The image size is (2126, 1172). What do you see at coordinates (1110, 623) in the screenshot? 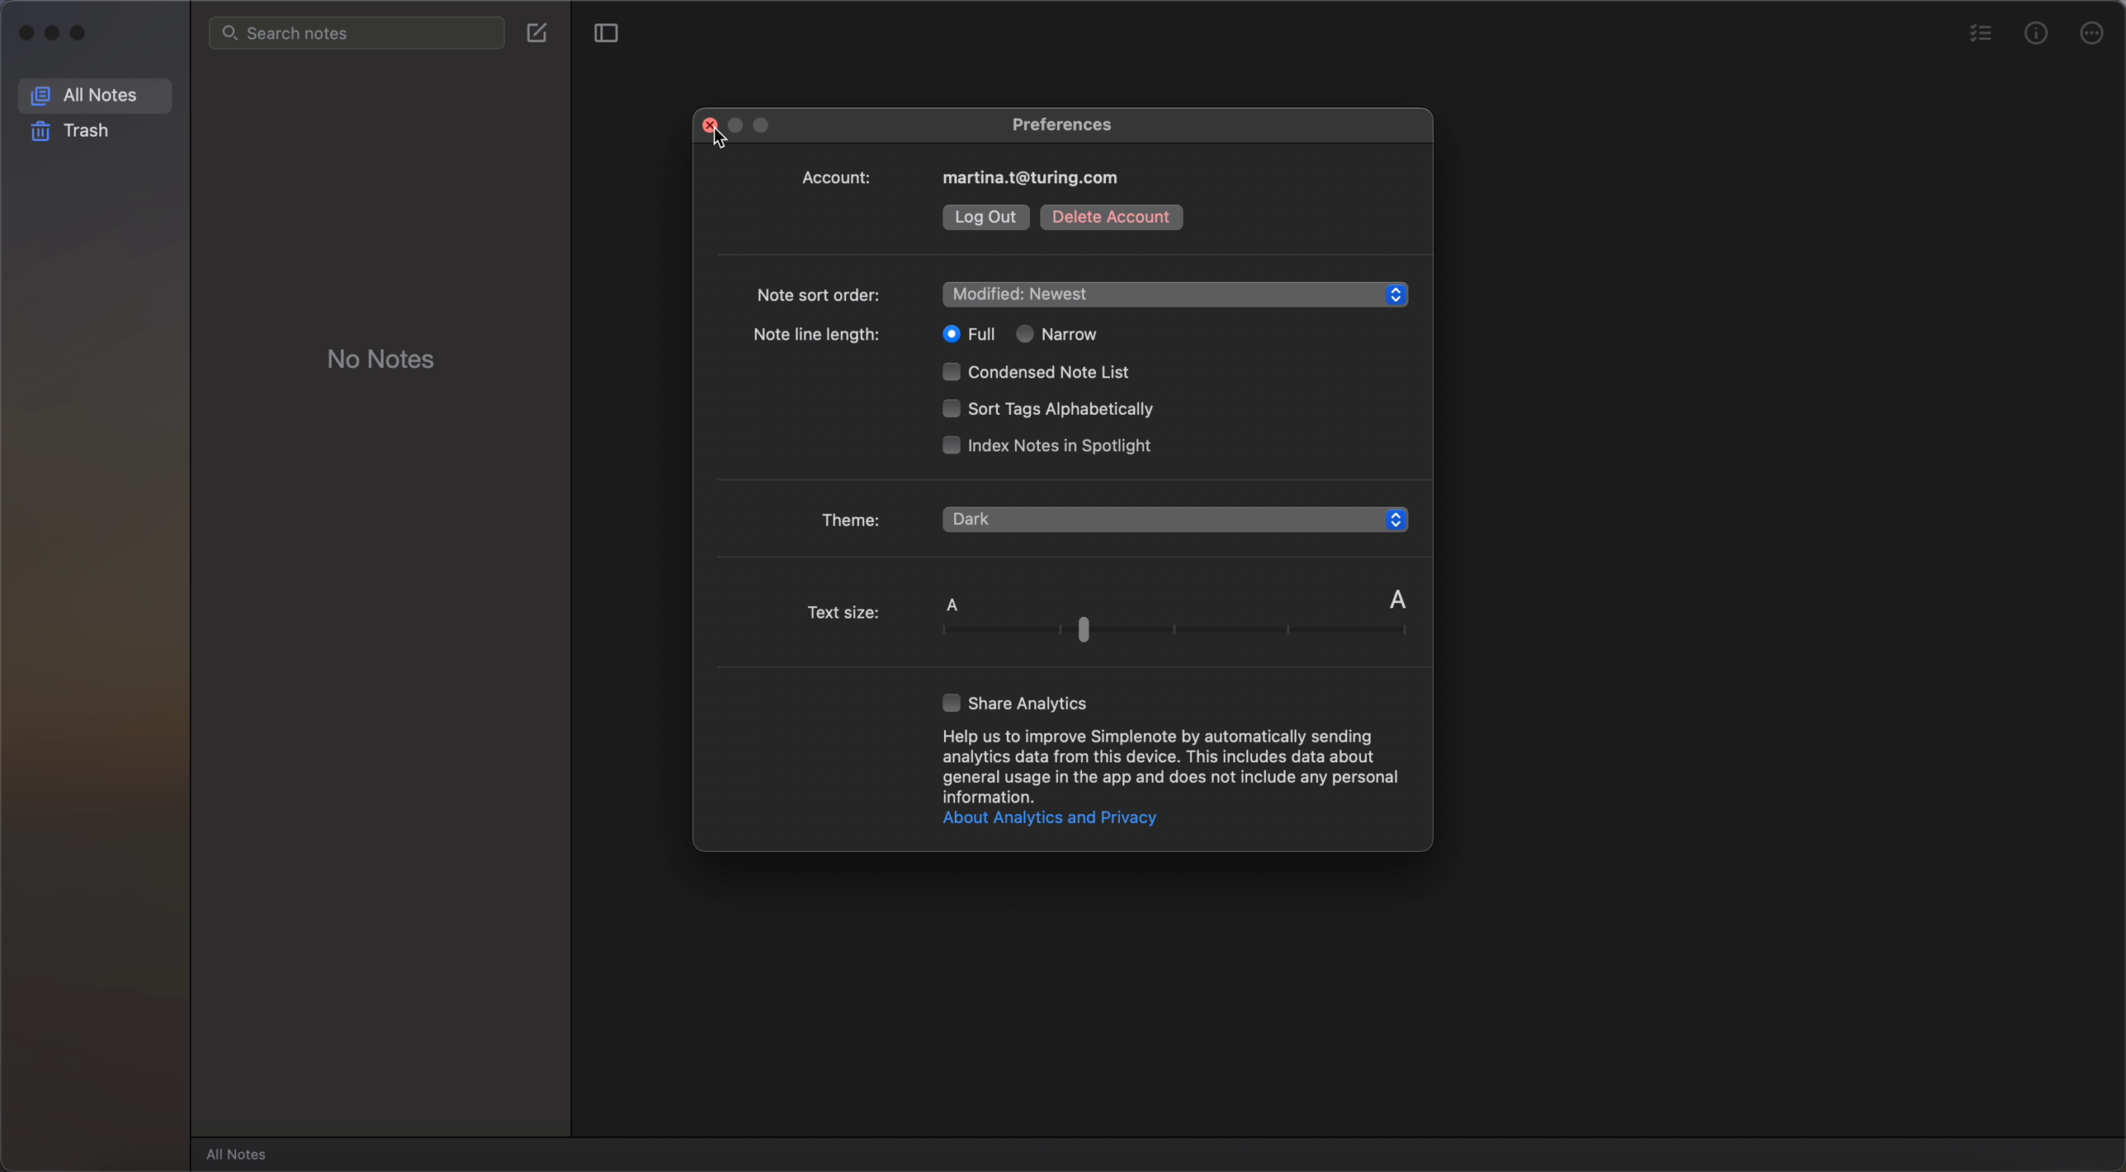
I see `text size` at bounding box center [1110, 623].